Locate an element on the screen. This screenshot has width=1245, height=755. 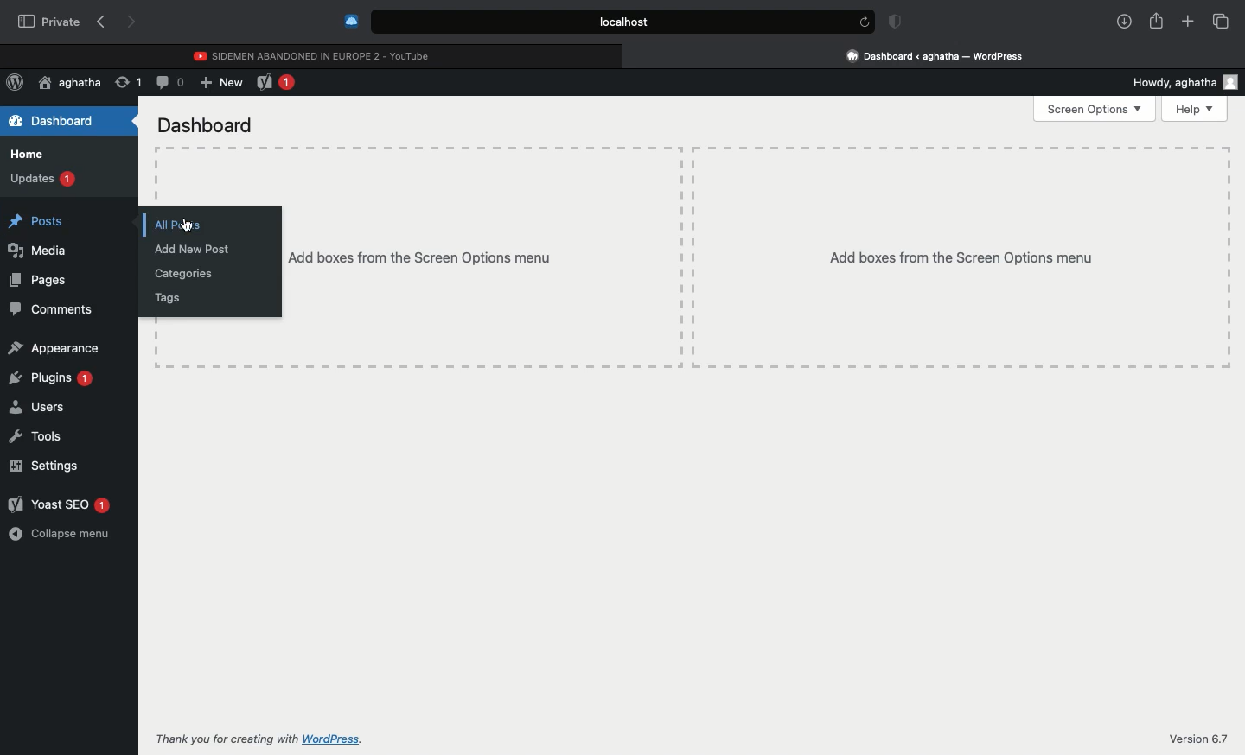
Settings is located at coordinates (45, 464).